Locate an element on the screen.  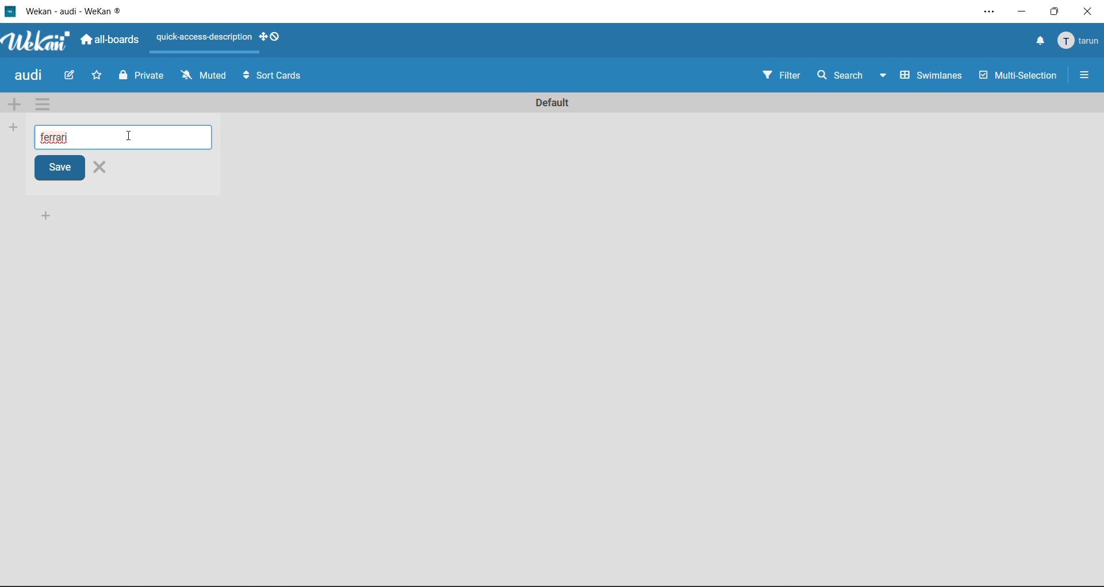
ferrari is located at coordinates (58, 134).